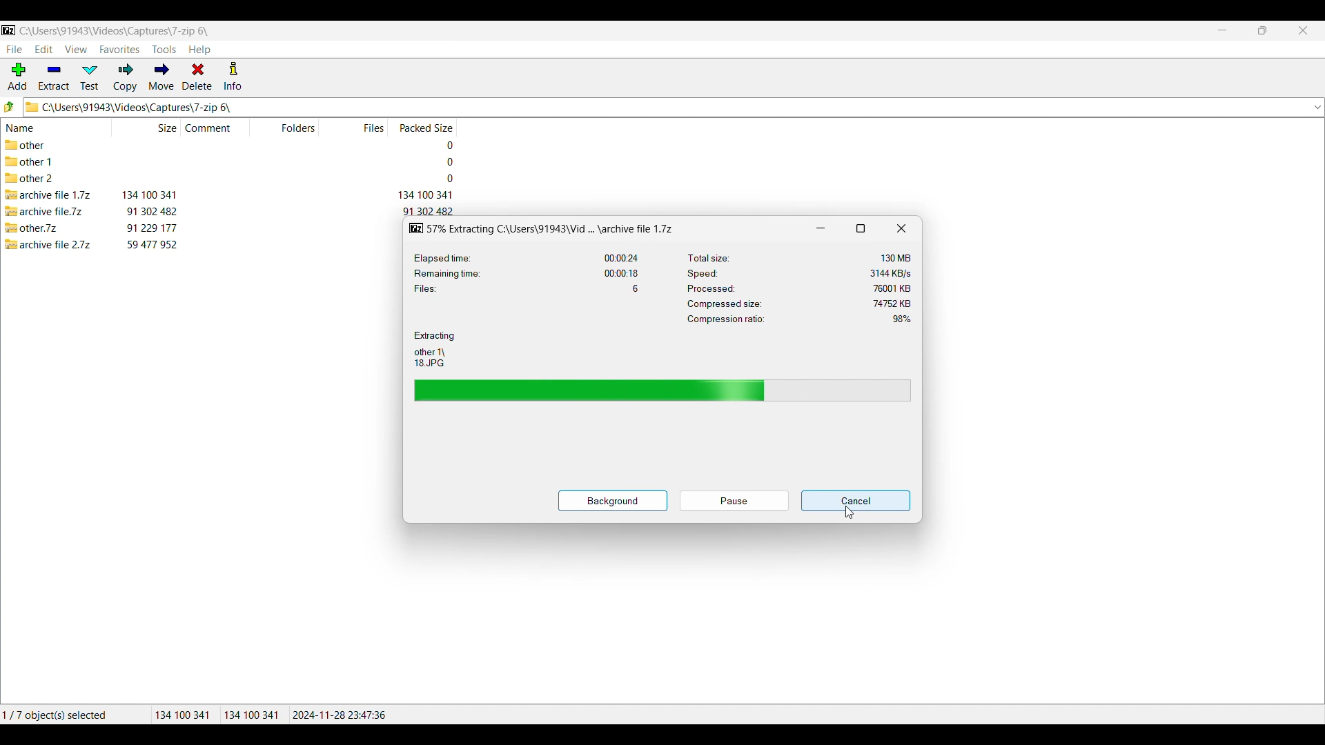  Describe the element at coordinates (297, 128) in the screenshot. I see `Folders column` at that location.